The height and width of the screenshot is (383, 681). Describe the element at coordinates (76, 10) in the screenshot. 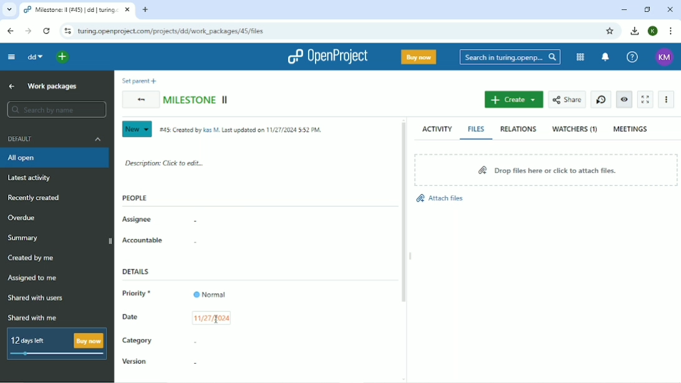

I see `Current tab` at that location.